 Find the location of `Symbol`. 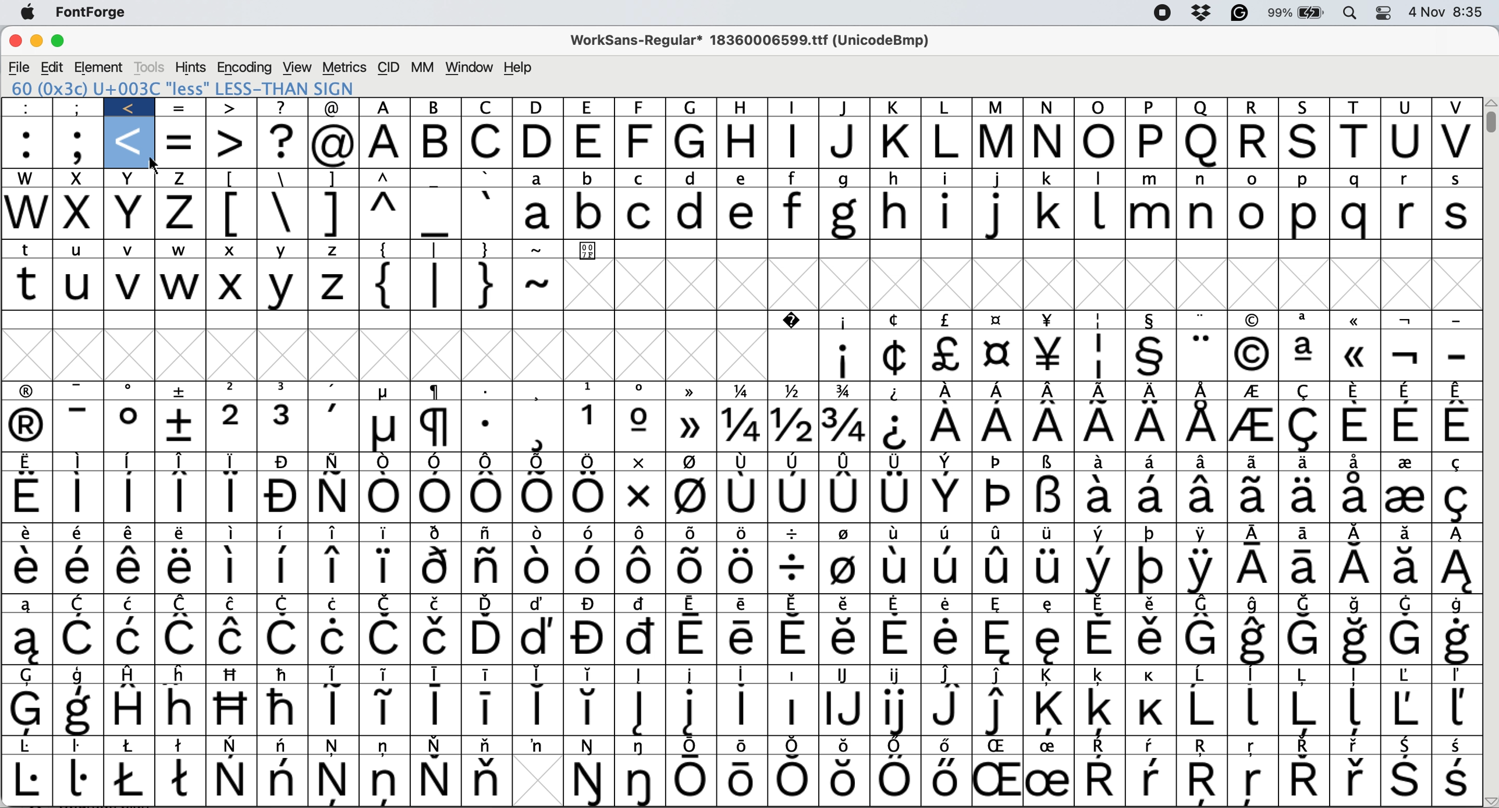

Symbol is located at coordinates (793, 319).